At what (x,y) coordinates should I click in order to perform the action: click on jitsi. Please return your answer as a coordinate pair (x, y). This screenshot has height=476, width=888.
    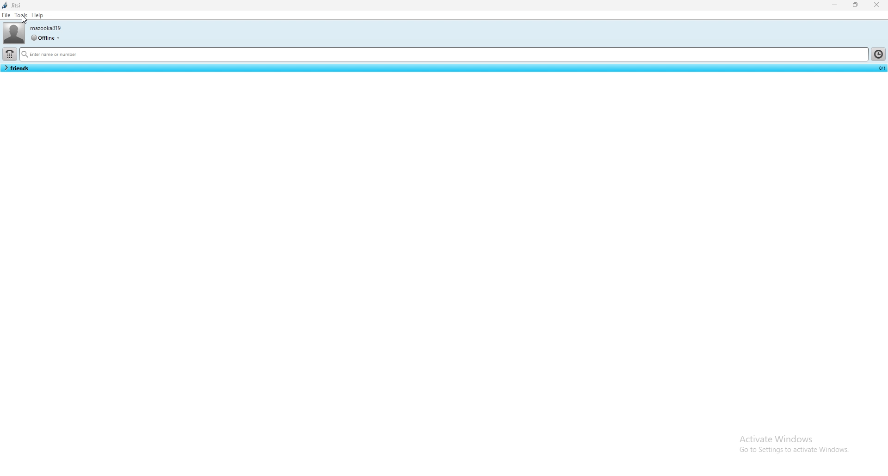
    Looking at the image, I should click on (13, 5).